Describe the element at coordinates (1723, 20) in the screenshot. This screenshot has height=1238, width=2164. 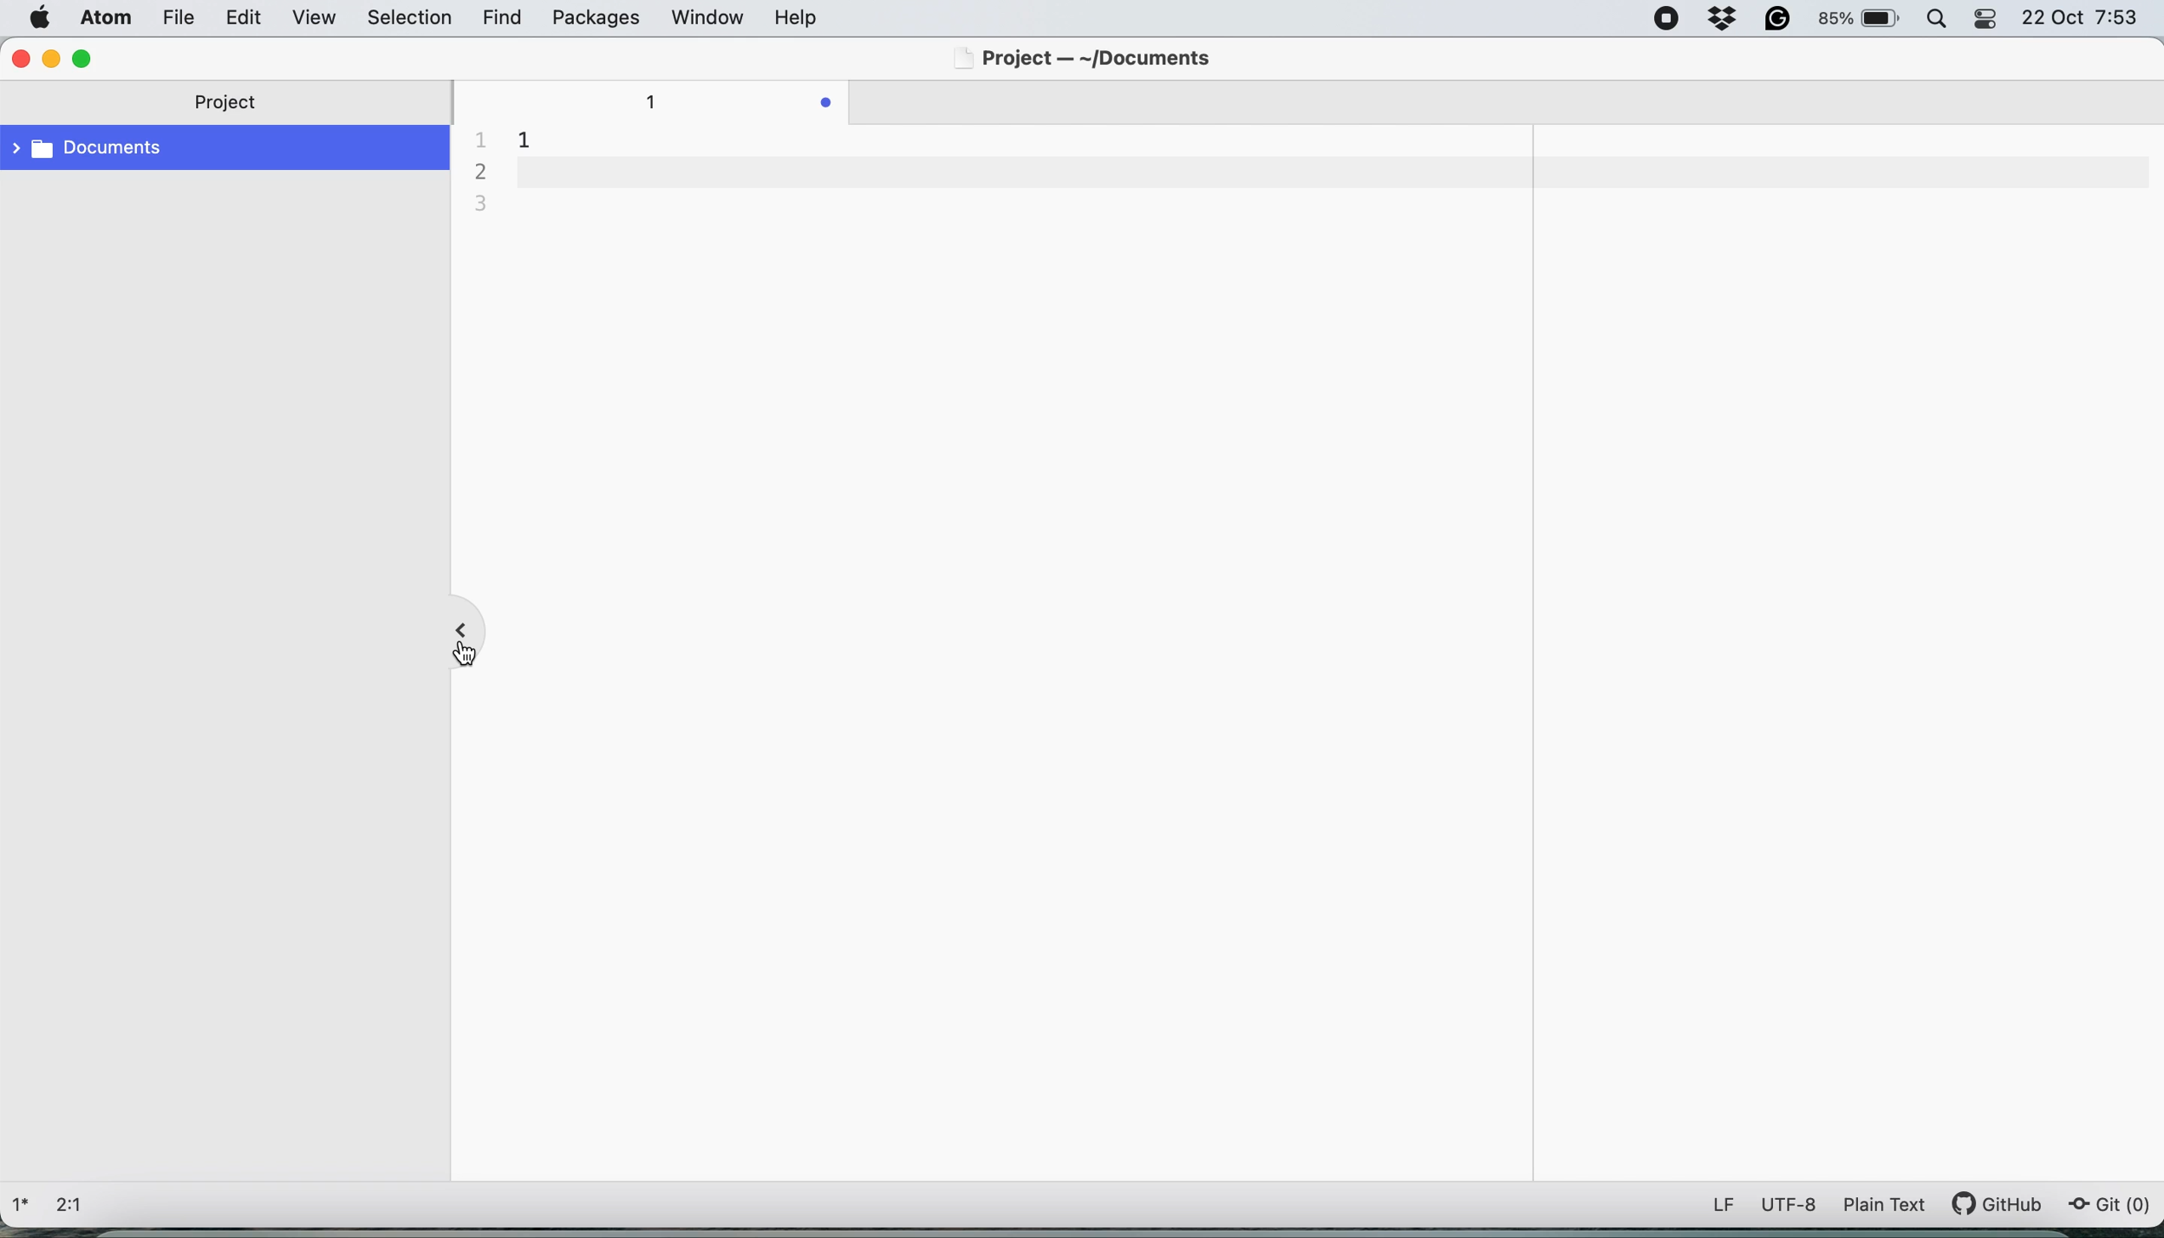
I see `dropbox` at that location.